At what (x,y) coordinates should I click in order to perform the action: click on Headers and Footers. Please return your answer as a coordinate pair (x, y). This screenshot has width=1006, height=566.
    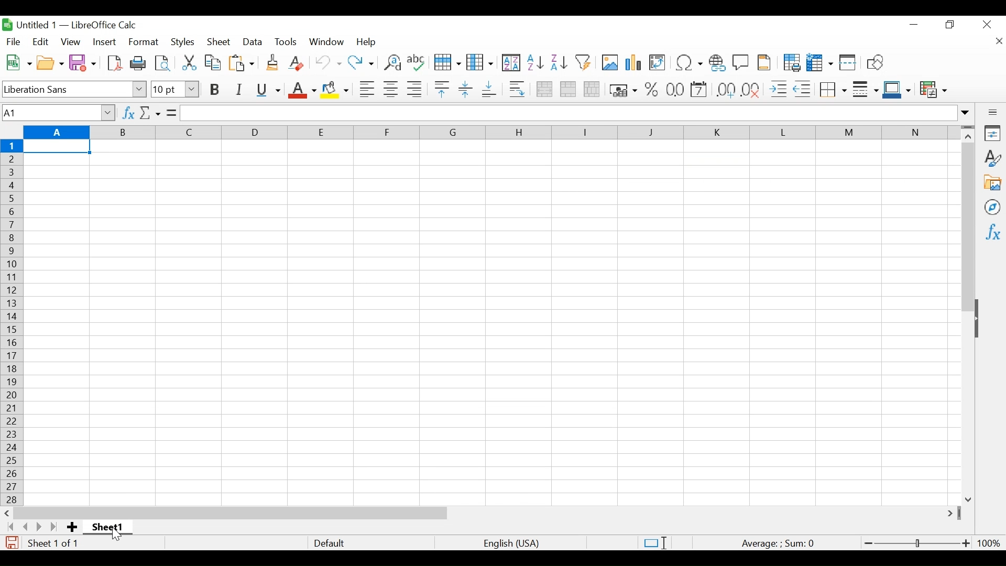
    Looking at the image, I should click on (765, 63).